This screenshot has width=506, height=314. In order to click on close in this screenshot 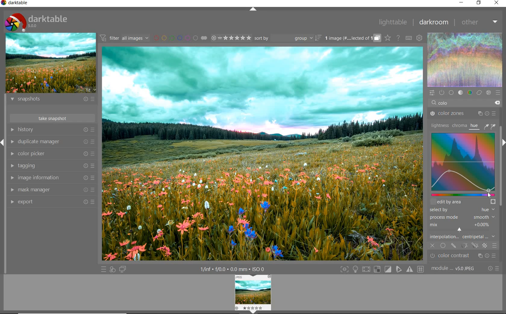, I will do `click(497, 3)`.